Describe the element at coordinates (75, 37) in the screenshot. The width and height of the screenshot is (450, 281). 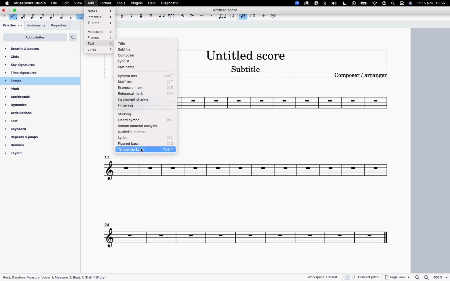
I see `search` at that location.